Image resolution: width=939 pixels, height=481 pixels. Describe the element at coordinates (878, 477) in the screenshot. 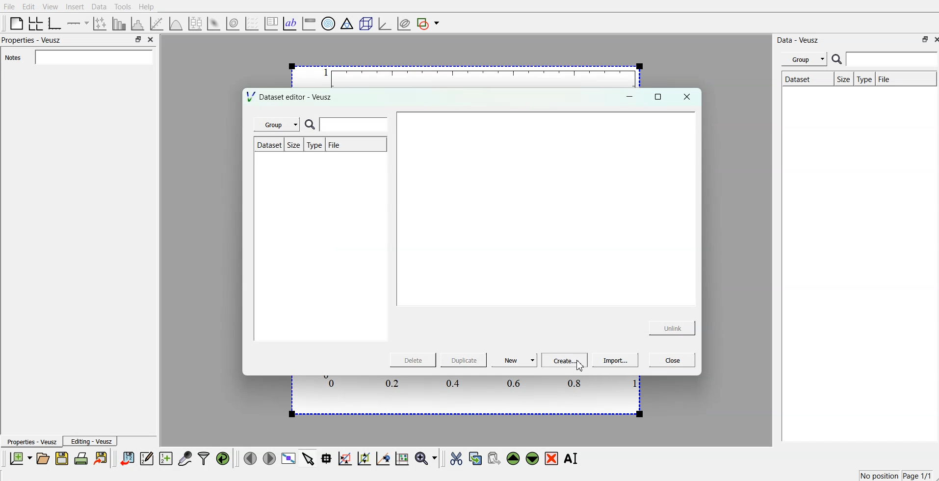

I see `No position` at that location.